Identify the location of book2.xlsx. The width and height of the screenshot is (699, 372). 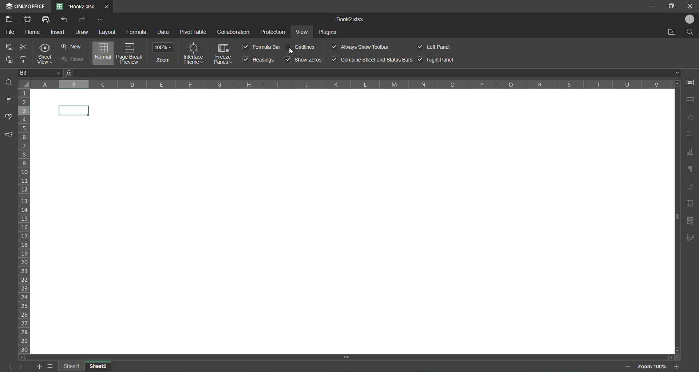
(351, 20).